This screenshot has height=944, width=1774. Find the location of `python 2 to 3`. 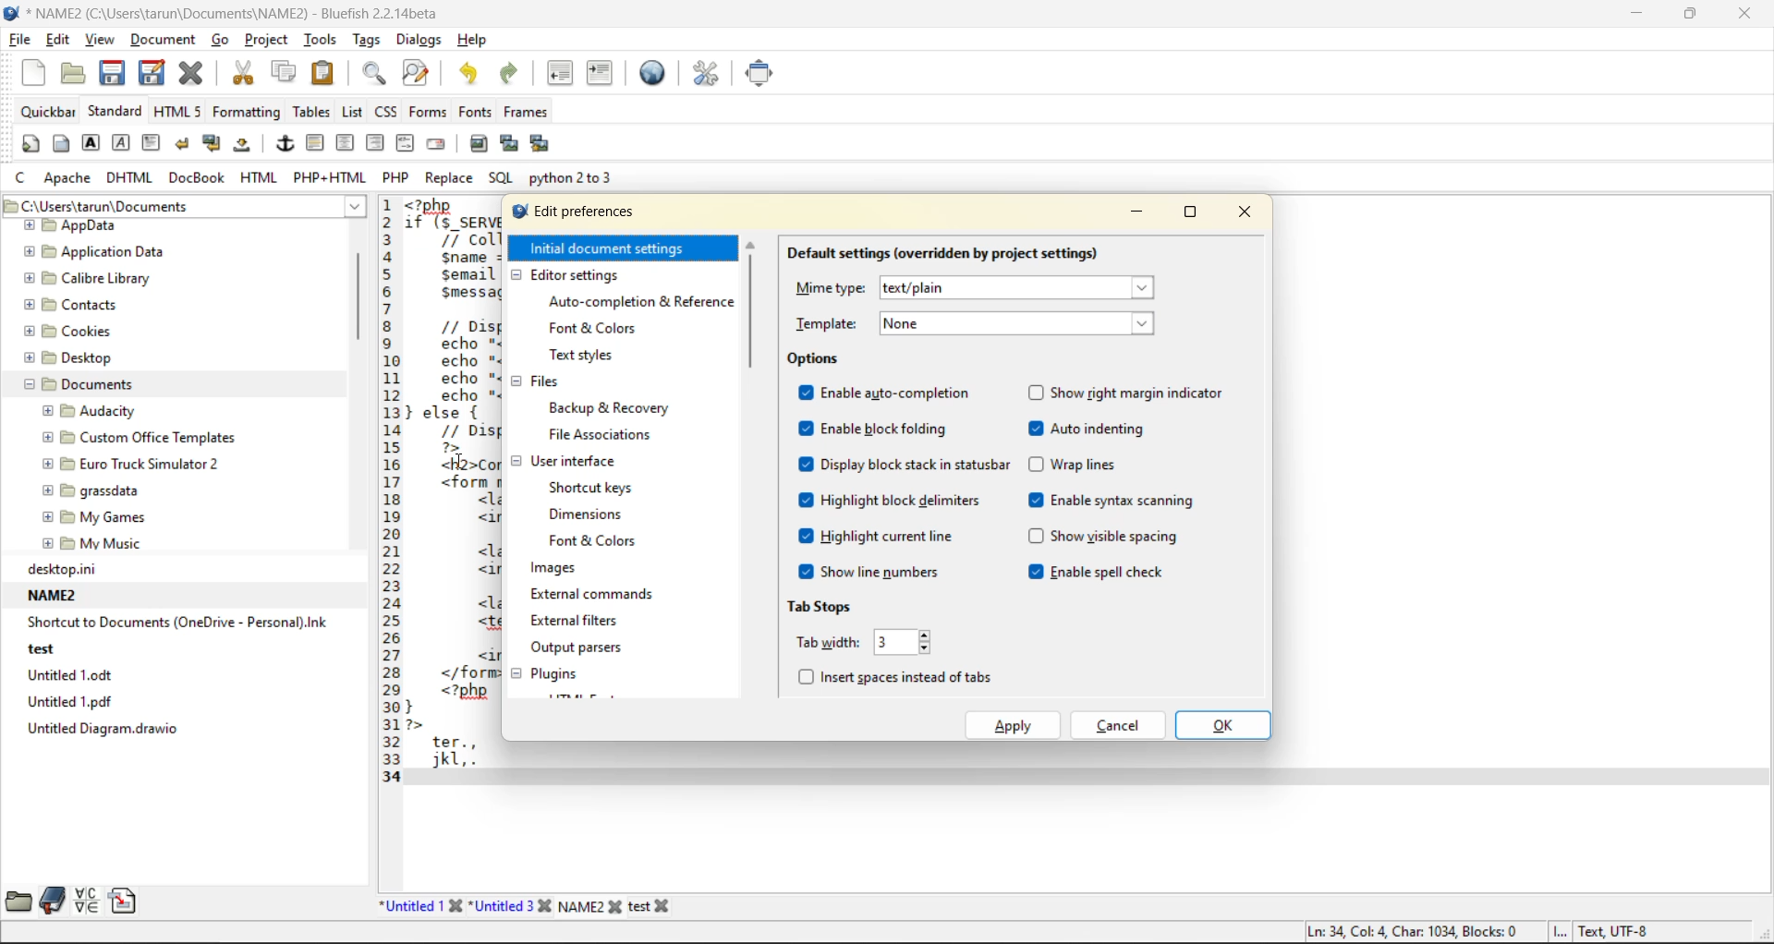

python 2 to 3 is located at coordinates (585, 176).